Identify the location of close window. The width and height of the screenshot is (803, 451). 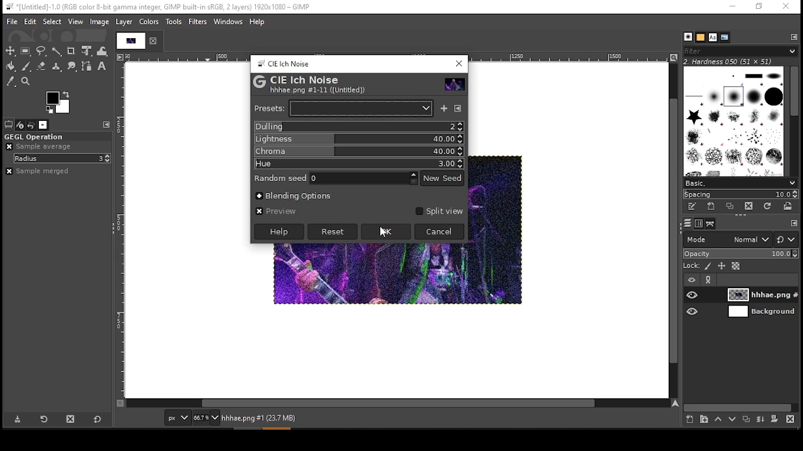
(787, 7).